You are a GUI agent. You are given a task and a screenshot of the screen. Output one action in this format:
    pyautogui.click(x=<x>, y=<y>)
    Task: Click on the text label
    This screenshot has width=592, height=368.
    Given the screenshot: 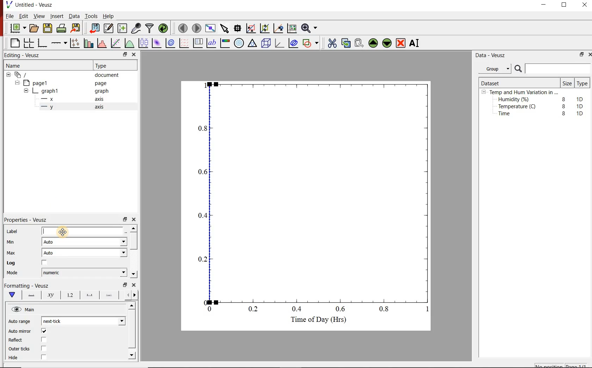 What is the action you would take?
    pyautogui.click(x=213, y=43)
    